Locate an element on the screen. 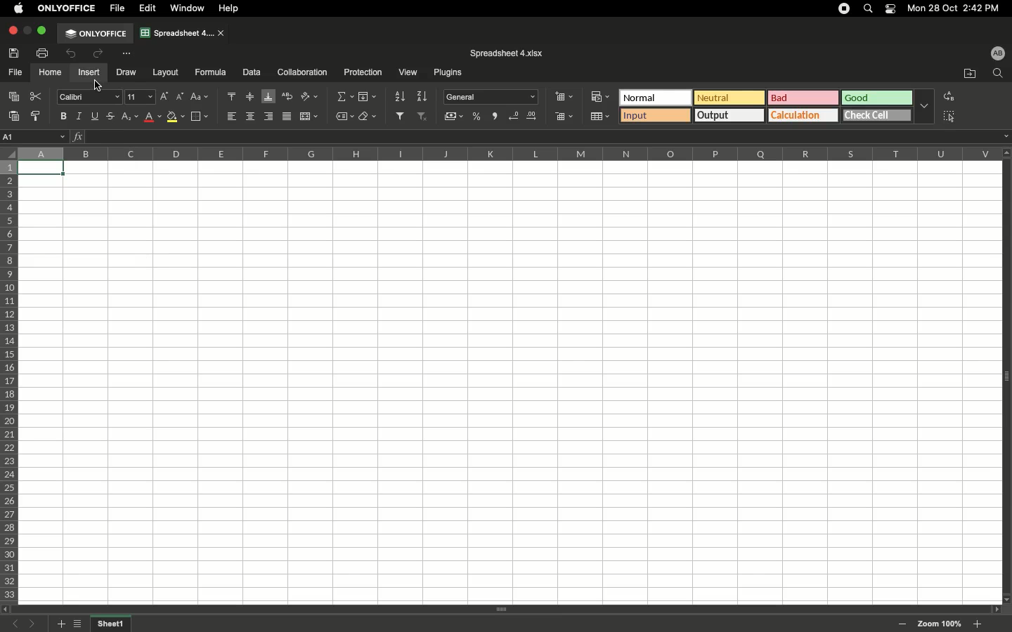 The height and width of the screenshot is (632, 1012). Recording is located at coordinates (844, 8).